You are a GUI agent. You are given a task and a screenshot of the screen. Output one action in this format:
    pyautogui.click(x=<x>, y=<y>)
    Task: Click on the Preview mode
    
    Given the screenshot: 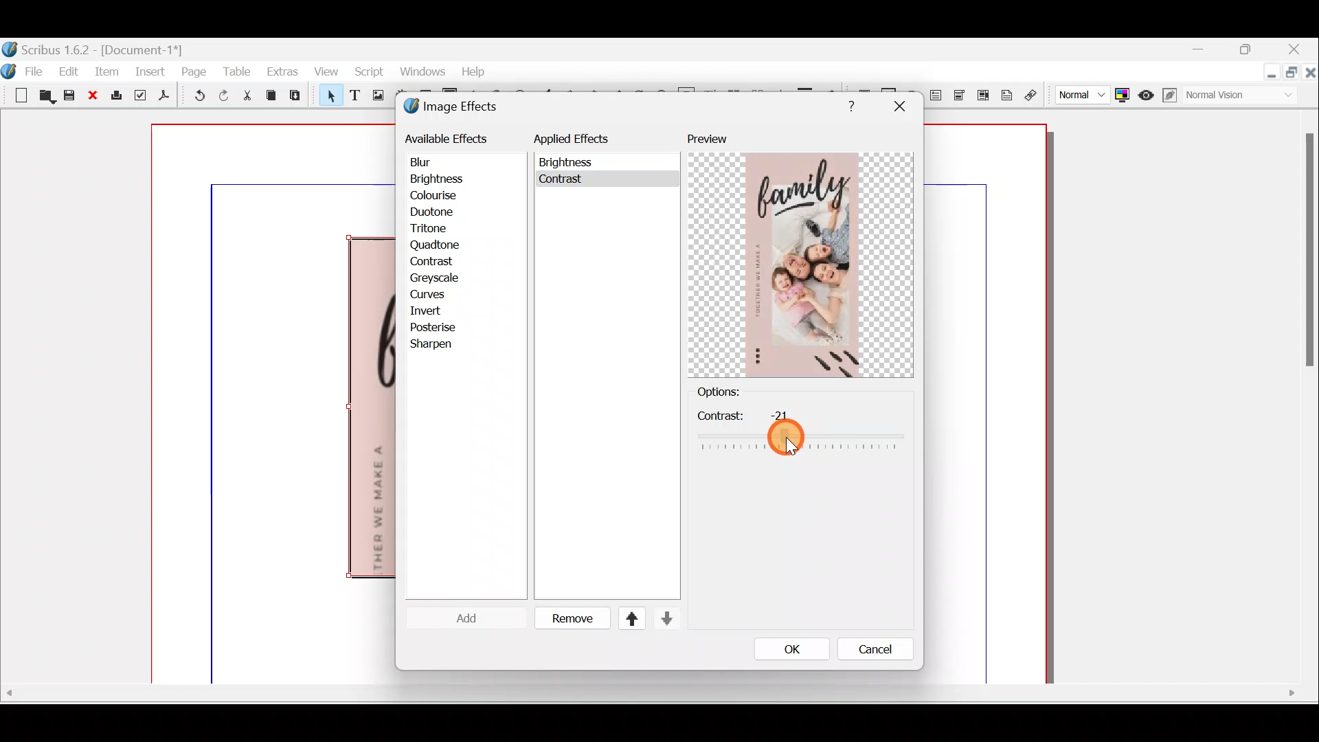 What is the action you would take?
    pyautogui.click(x=1147, y=92)
    